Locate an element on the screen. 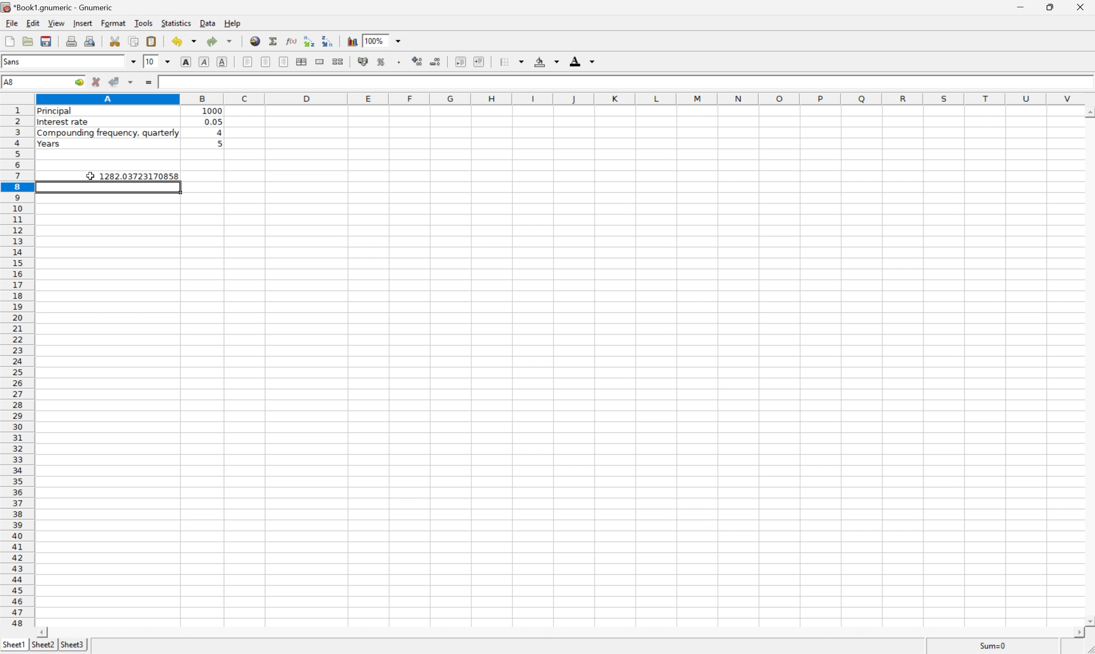 The image size is (1095, 654). increase indent is located at coordinates (480, 61).